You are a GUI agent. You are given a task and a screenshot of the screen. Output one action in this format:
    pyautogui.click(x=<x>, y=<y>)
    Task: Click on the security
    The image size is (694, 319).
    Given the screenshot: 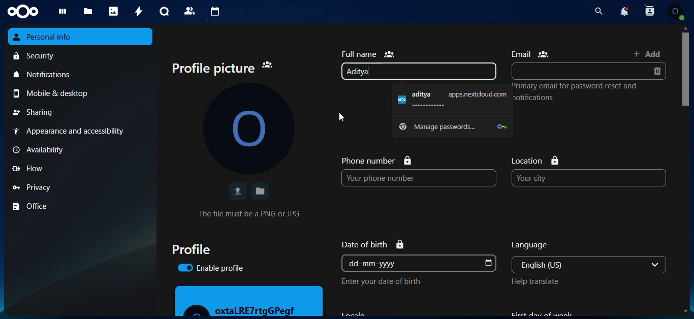 What is the action you would take?
    pyautogui.click(x=82, y=55)
    